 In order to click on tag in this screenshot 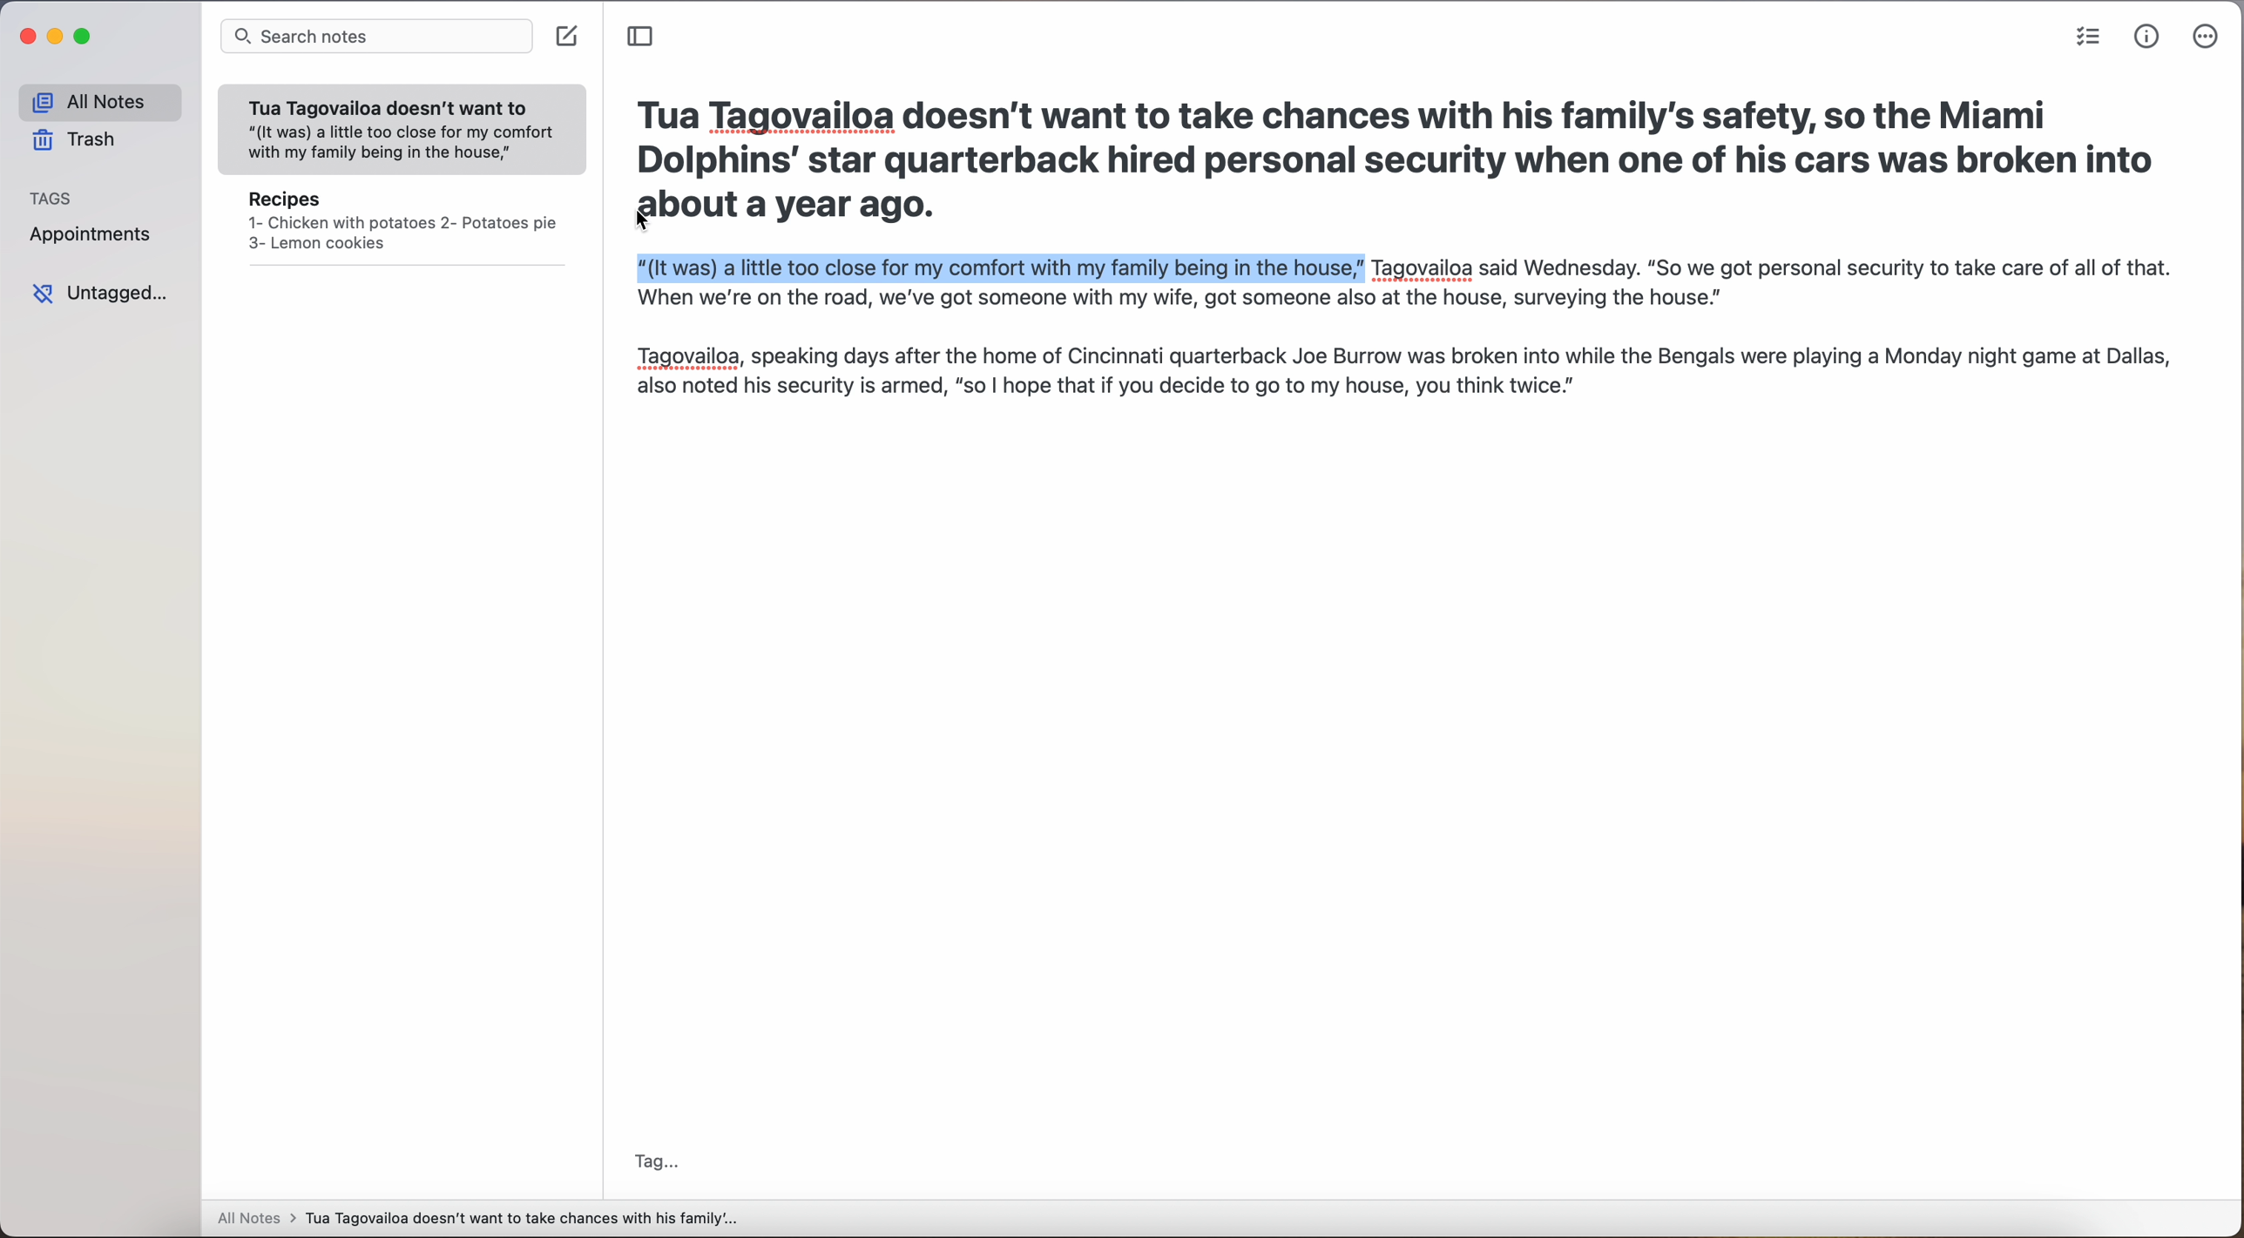, I will do `click(655, 1163)`.